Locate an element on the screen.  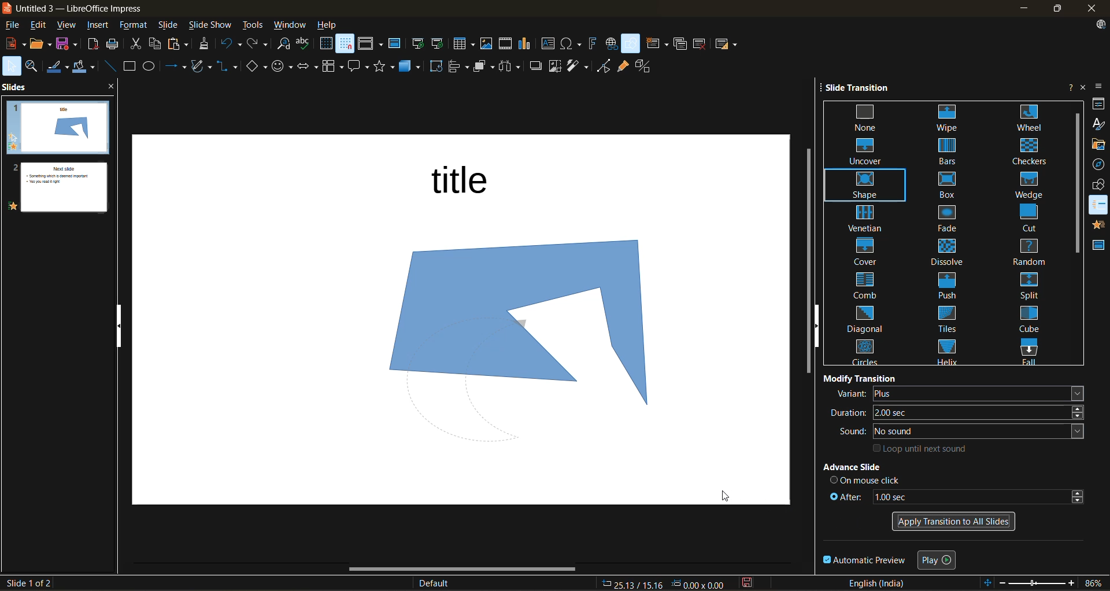
animation is located at coordinates (1100, 206).